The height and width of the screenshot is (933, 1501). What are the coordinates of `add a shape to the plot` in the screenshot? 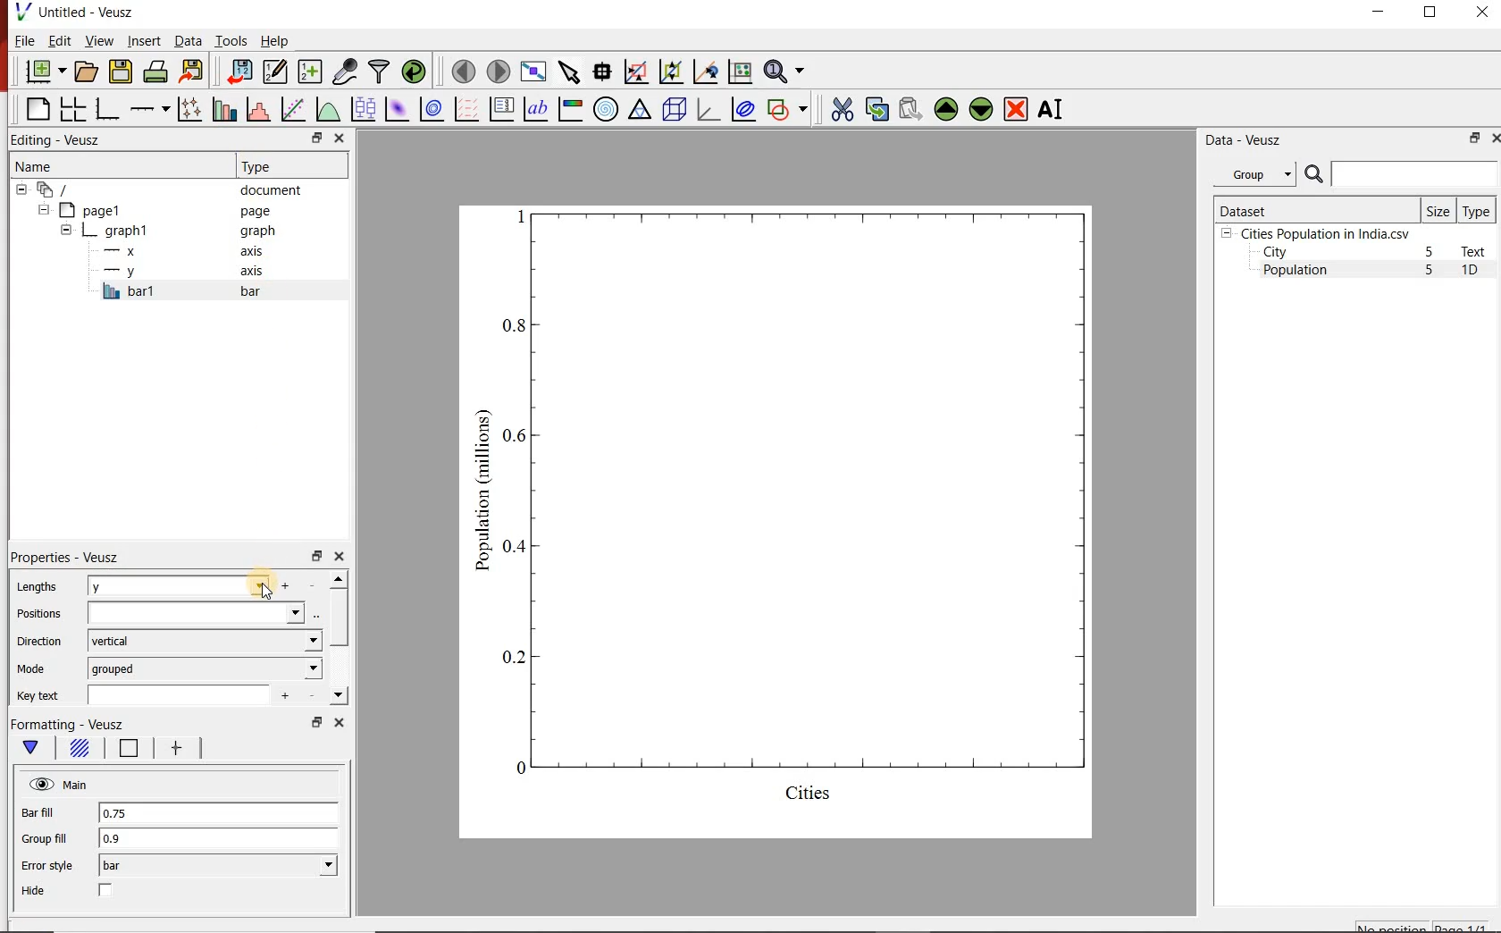 It's located at (788, 108).